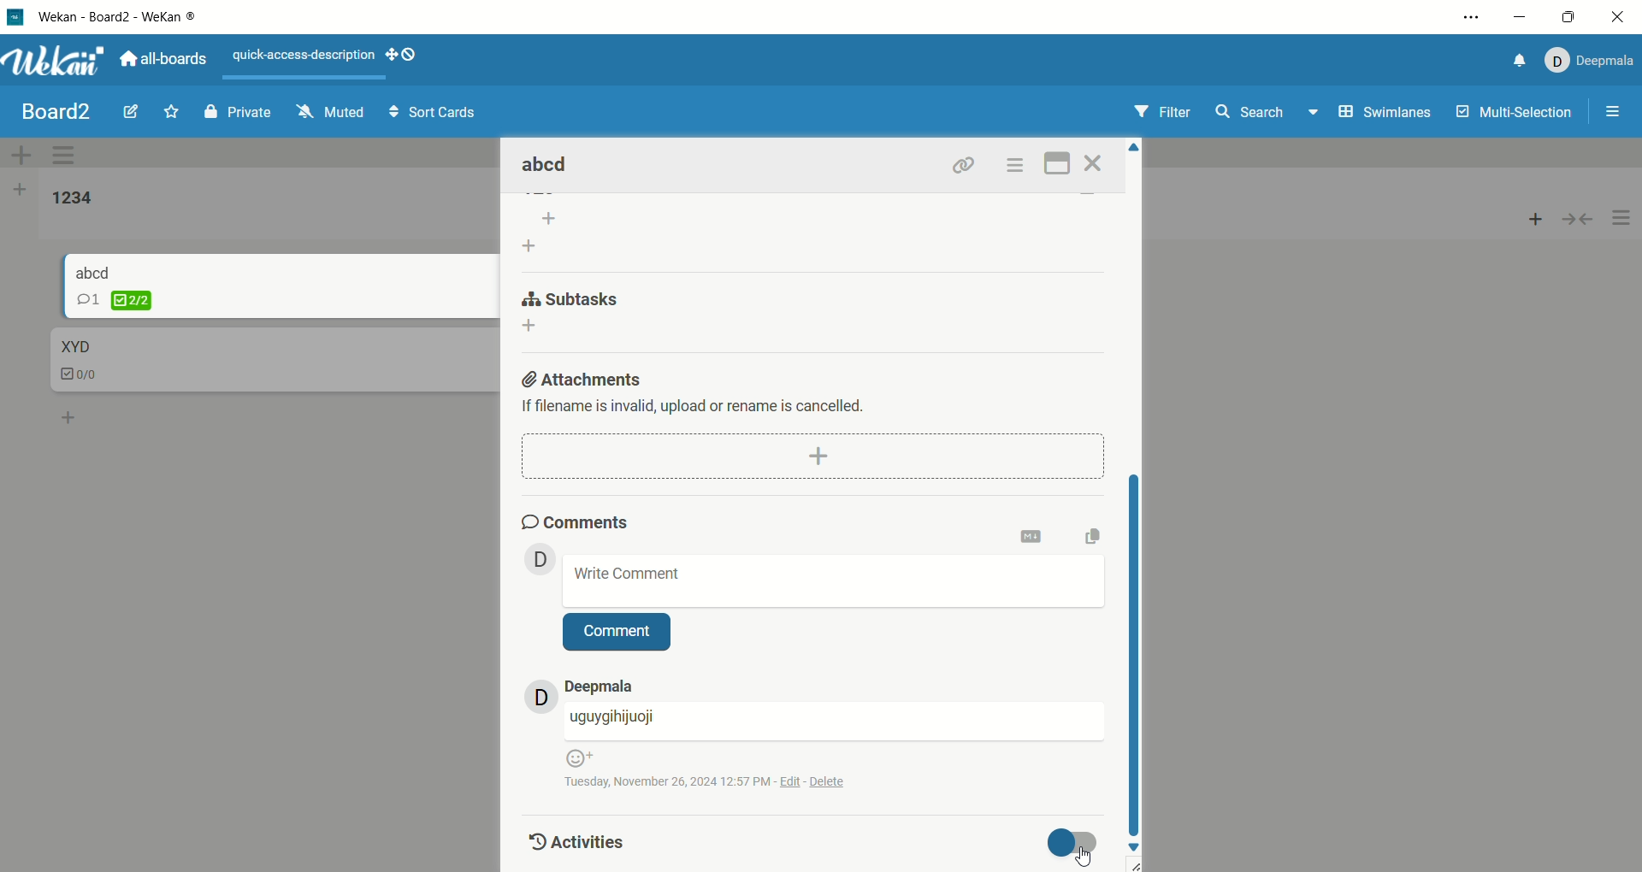 The image size is (1642, 872). I want to click on options, so click(1014, 165).